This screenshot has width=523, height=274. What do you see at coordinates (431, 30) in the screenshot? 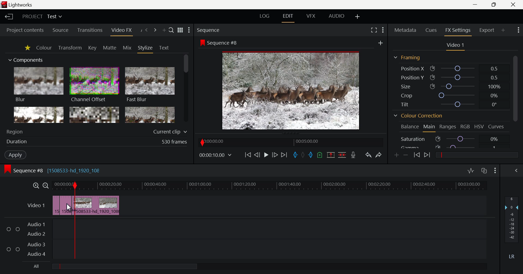
I see `Cues` at bounding box center [431, 30].